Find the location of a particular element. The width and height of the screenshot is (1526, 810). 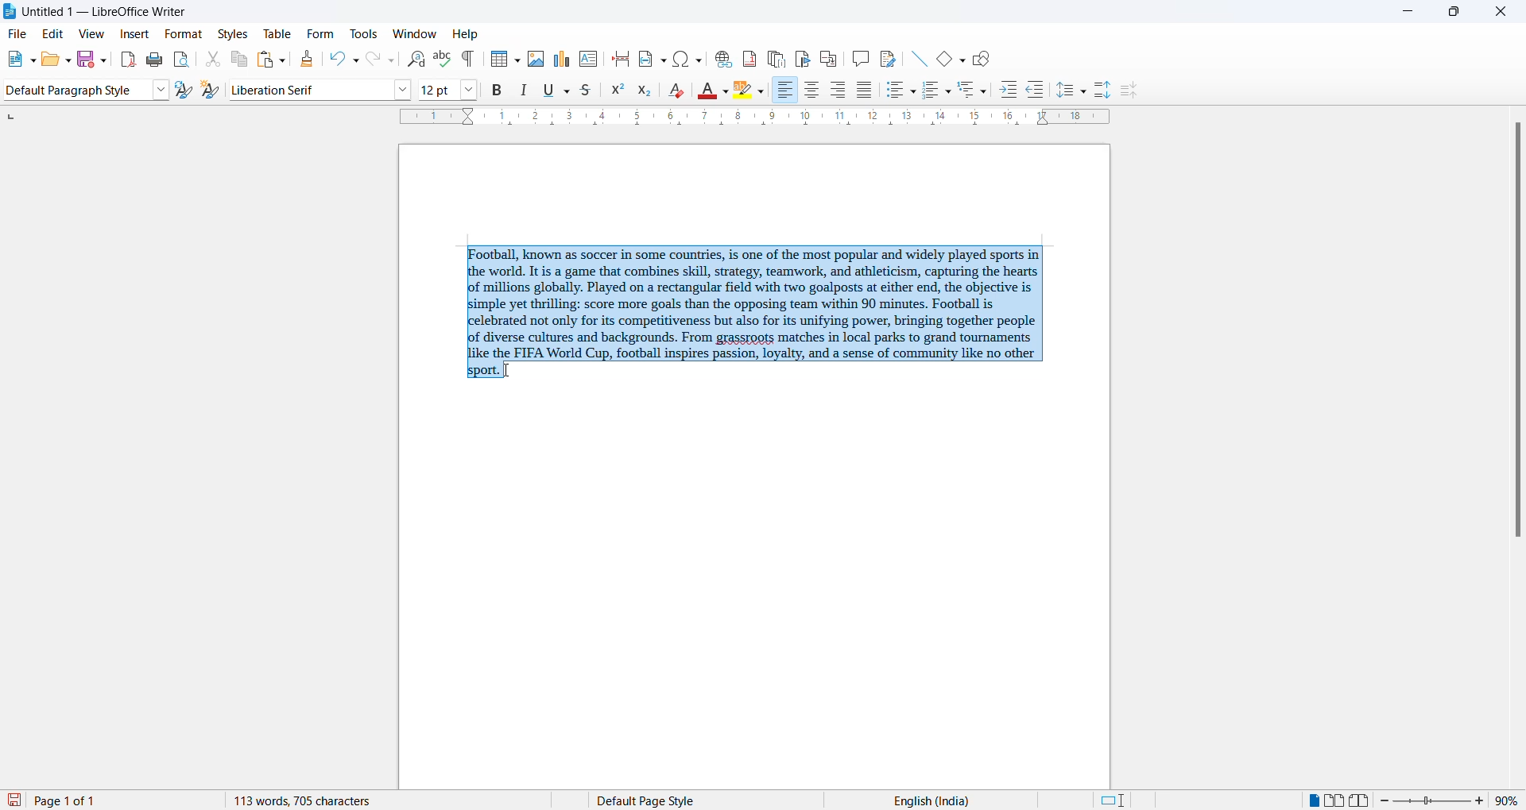

undo is located at coordinates (344, 59).